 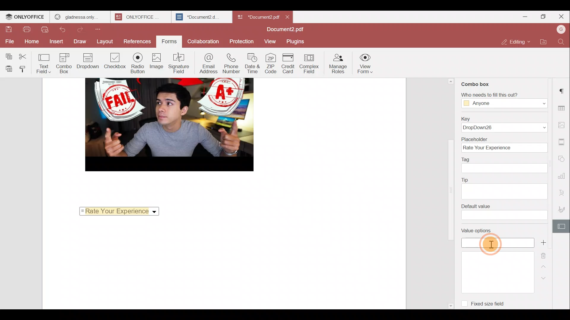 I want to click on Default value, so click(x=504, y=212).